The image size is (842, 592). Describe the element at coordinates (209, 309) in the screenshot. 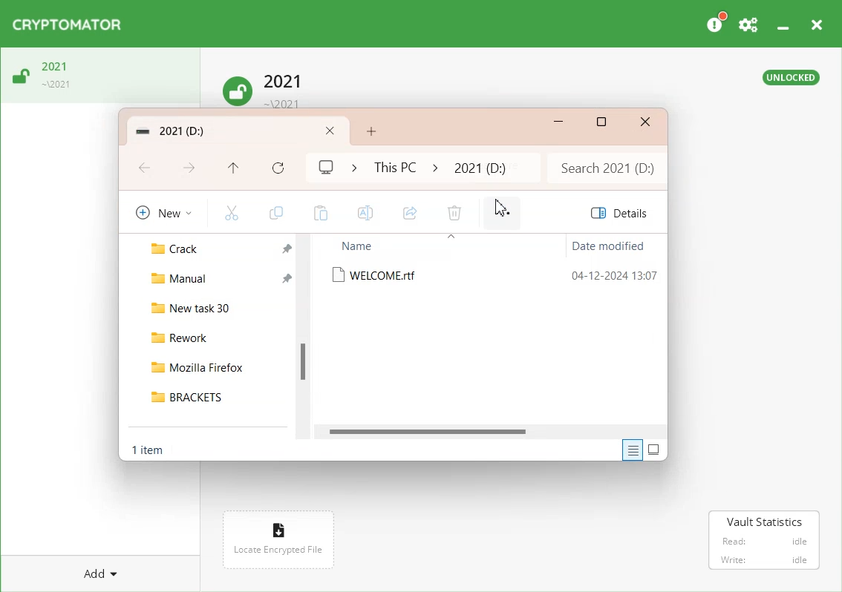

I see `New task 30` at that location.